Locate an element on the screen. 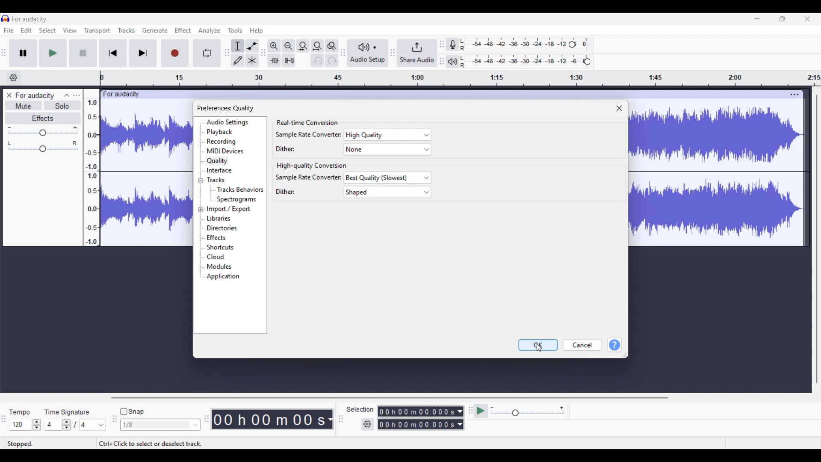 The width and height of the screenshot is (821, 462). Current track is located at coordinates (718, 176).